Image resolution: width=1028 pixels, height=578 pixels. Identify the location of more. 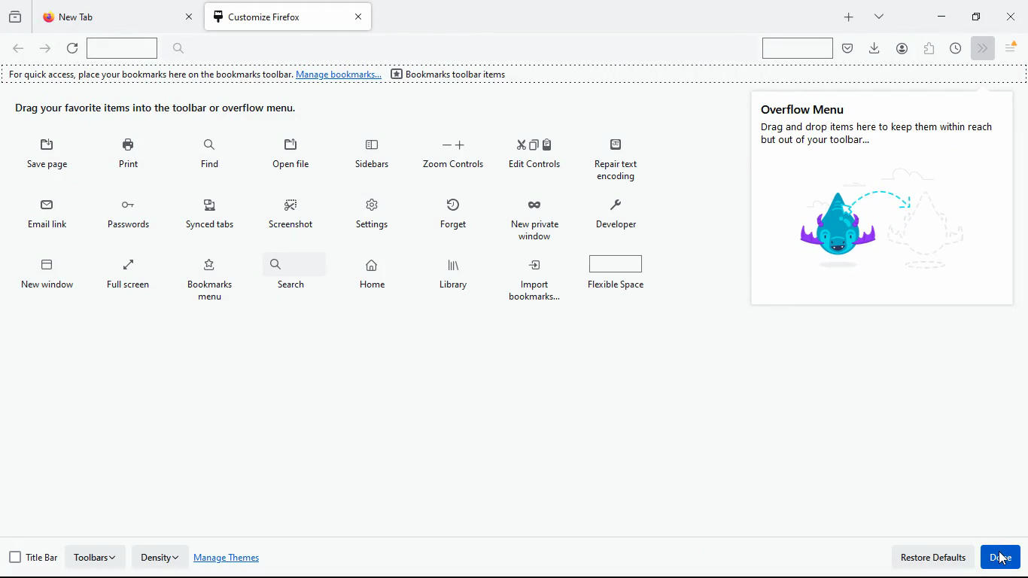
(877, 16).